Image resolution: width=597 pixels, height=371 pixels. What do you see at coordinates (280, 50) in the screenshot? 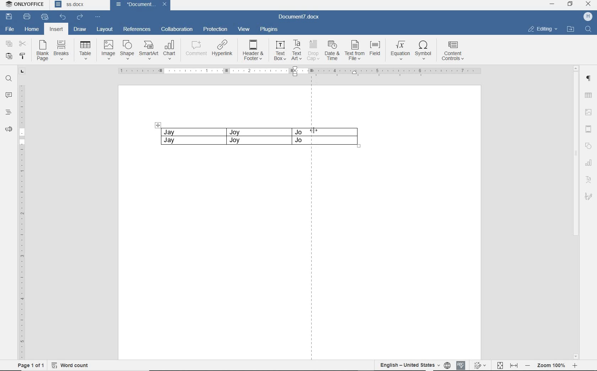
I see `TEXT BOX` at bounding box center [280, 50].